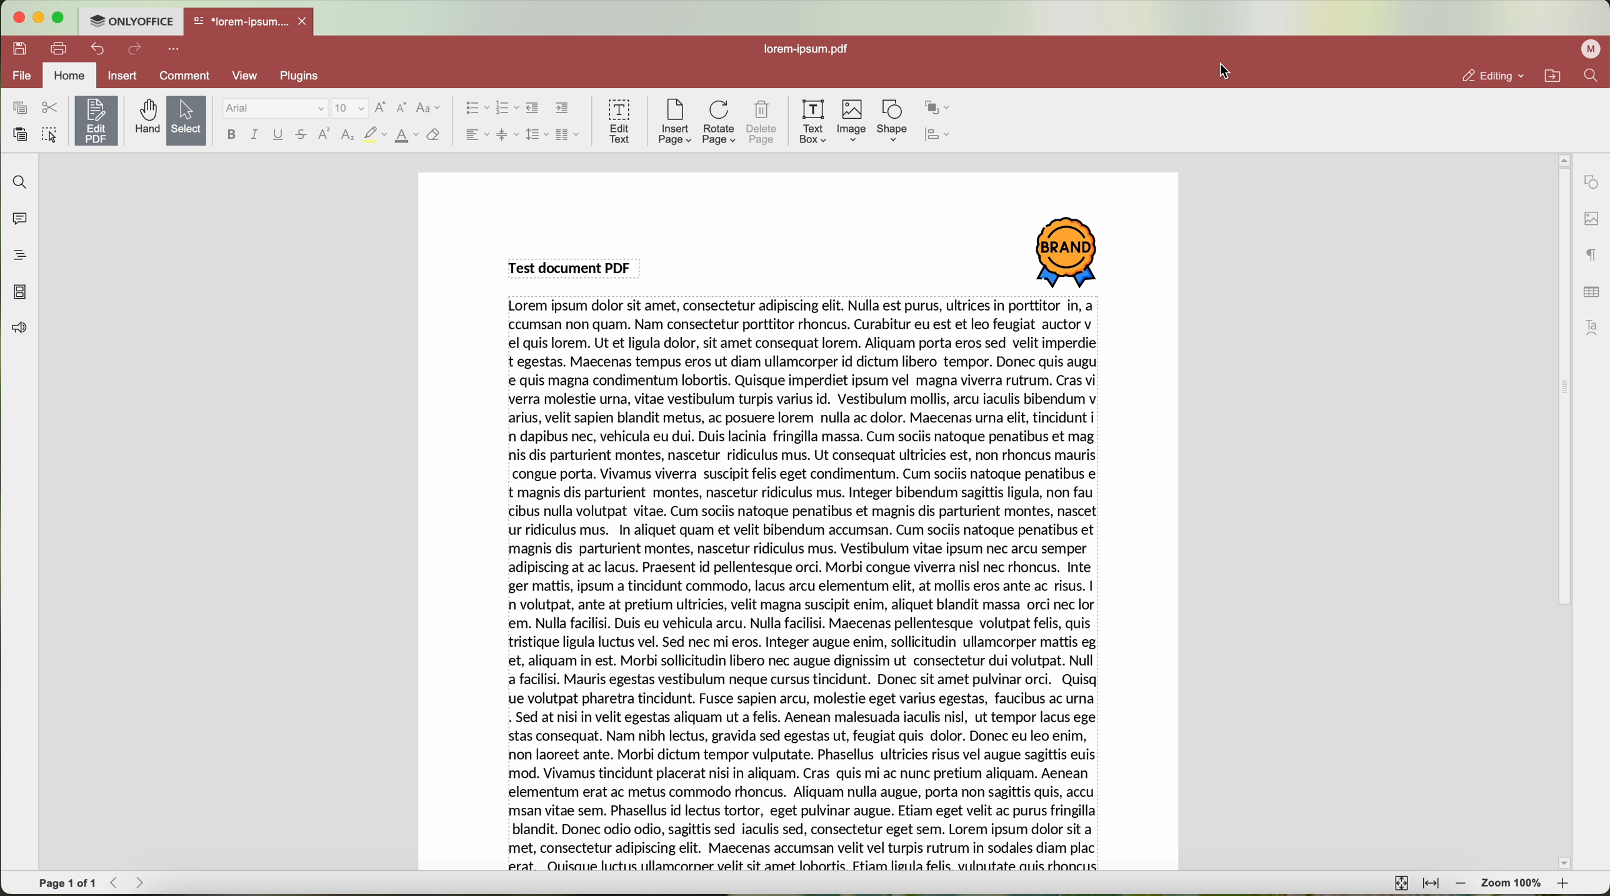  I want to click on delete page, so click(762, 124).